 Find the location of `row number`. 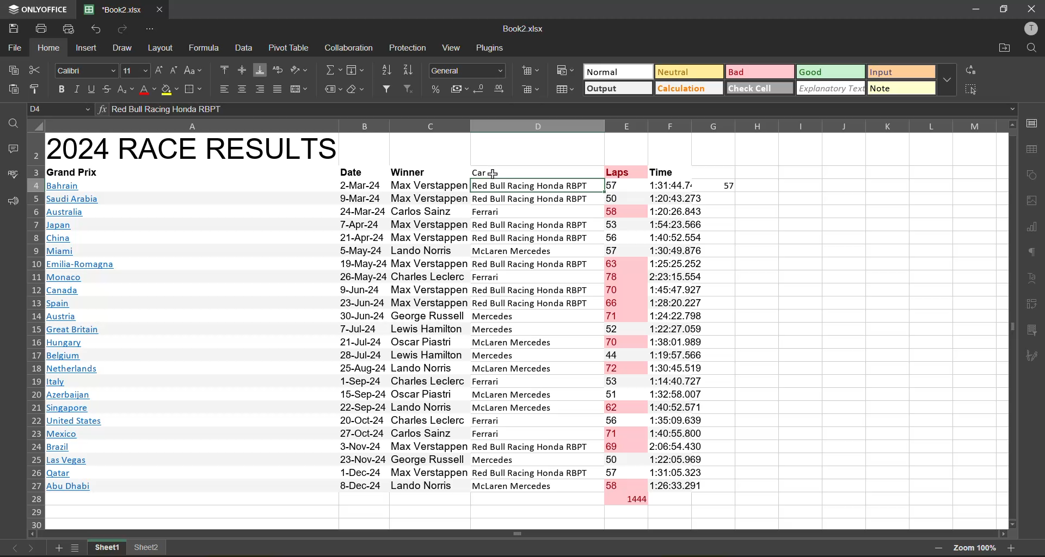

row number is located at coordinates (33, 331).